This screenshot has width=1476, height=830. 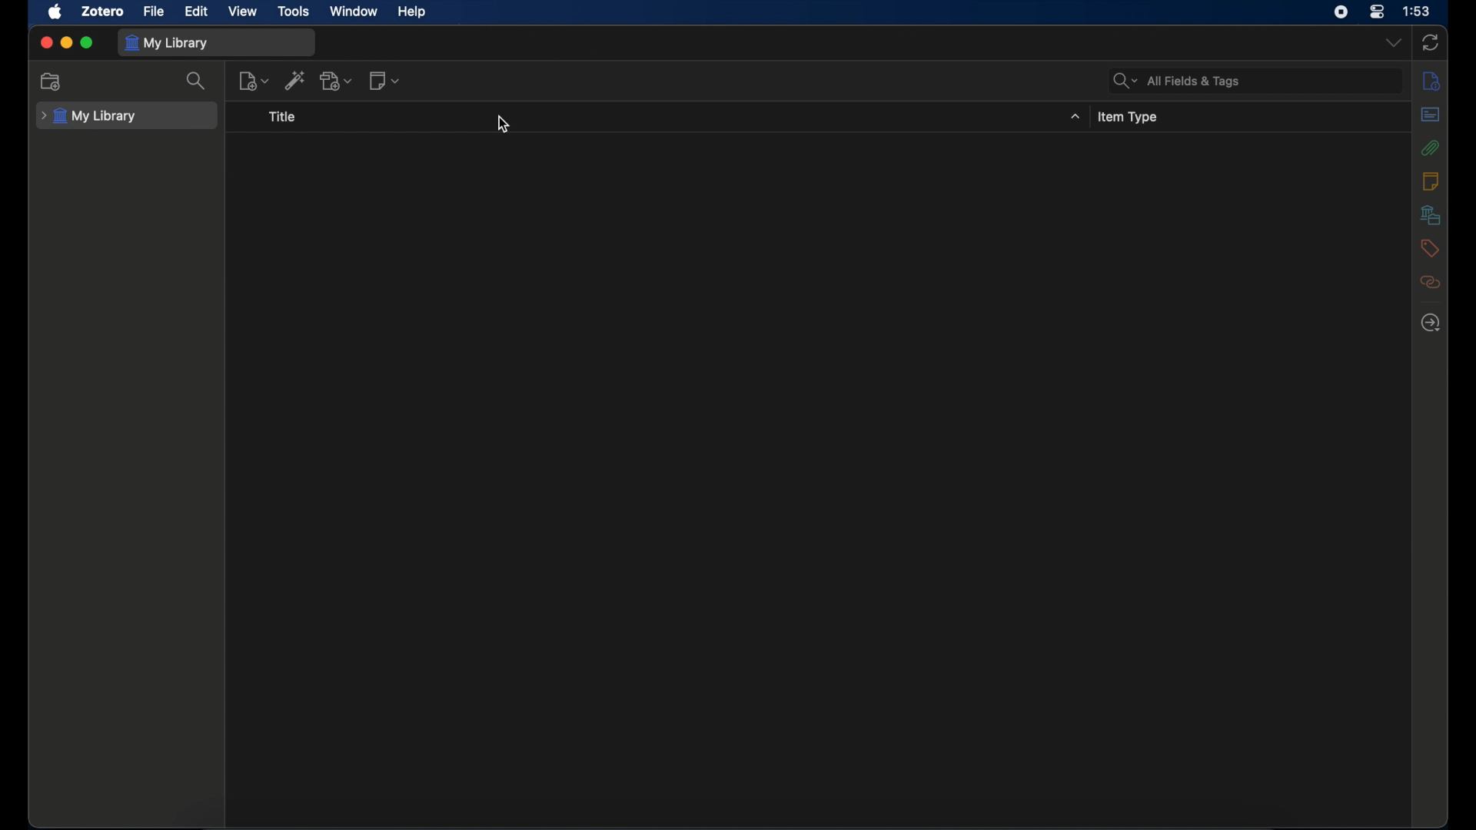 I want to click on view, so click(x=241, y=12).